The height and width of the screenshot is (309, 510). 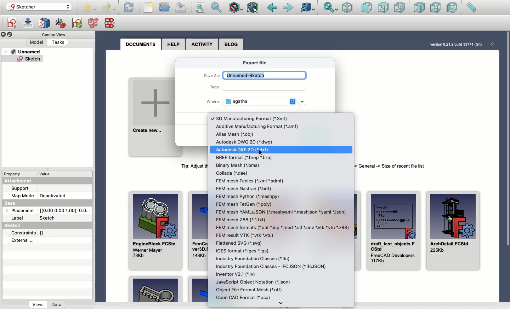 I want to click on FEM mesh, so click(x=240, y=220).